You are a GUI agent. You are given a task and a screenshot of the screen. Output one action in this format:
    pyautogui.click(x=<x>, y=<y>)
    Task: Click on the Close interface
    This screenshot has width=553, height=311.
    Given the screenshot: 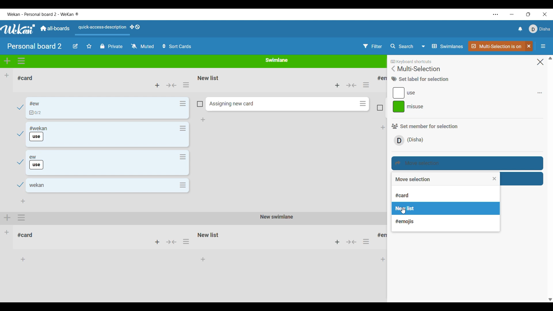 What is the action you would take?
    pyautogui.click(x=545, y=14)
    